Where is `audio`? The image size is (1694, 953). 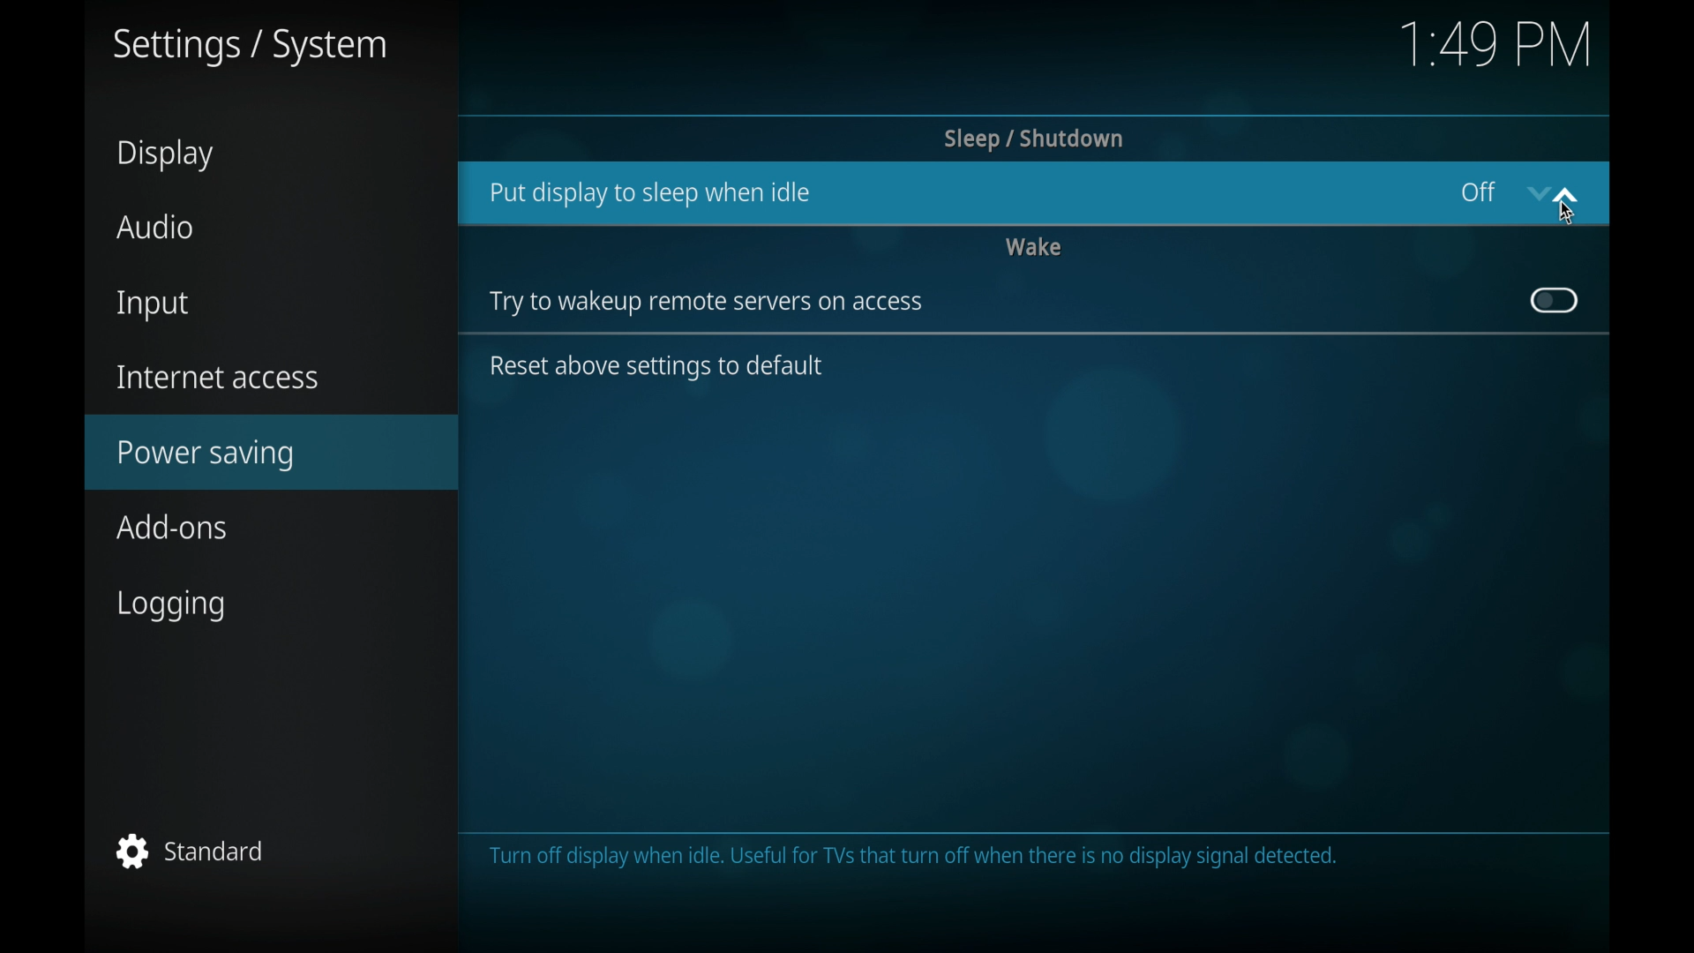 audio is located at coordinates (155, 228).